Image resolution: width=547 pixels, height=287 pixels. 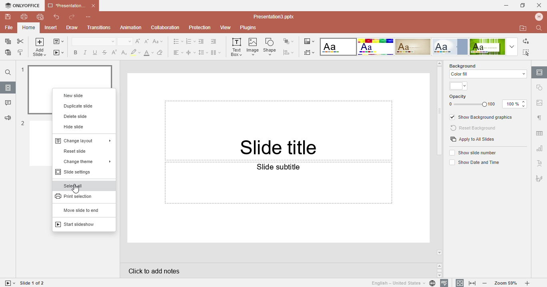 I want to click on Align shape, so click(x=290, y=52).